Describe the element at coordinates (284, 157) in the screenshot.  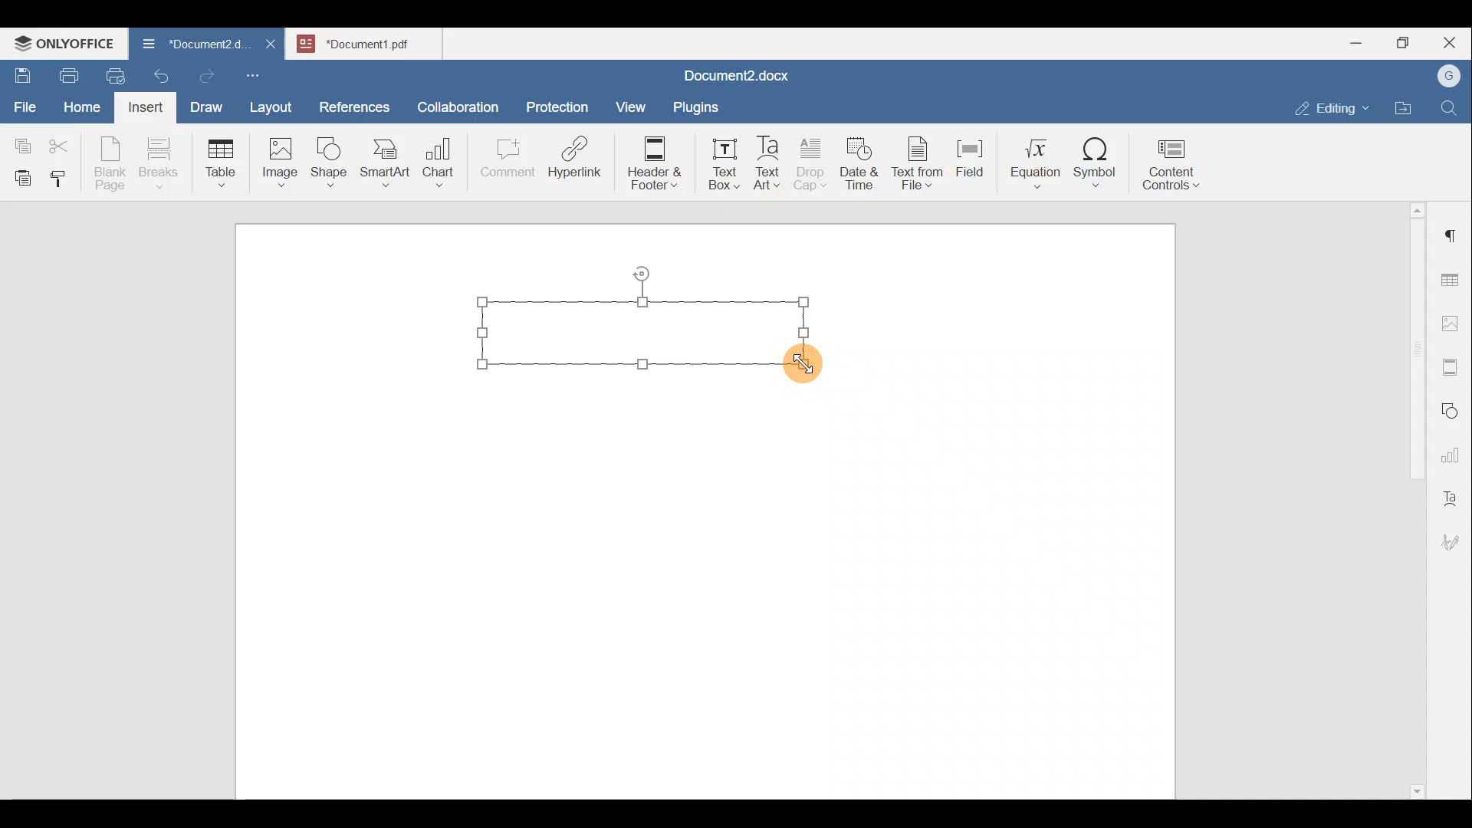
I see `Image` at that location.